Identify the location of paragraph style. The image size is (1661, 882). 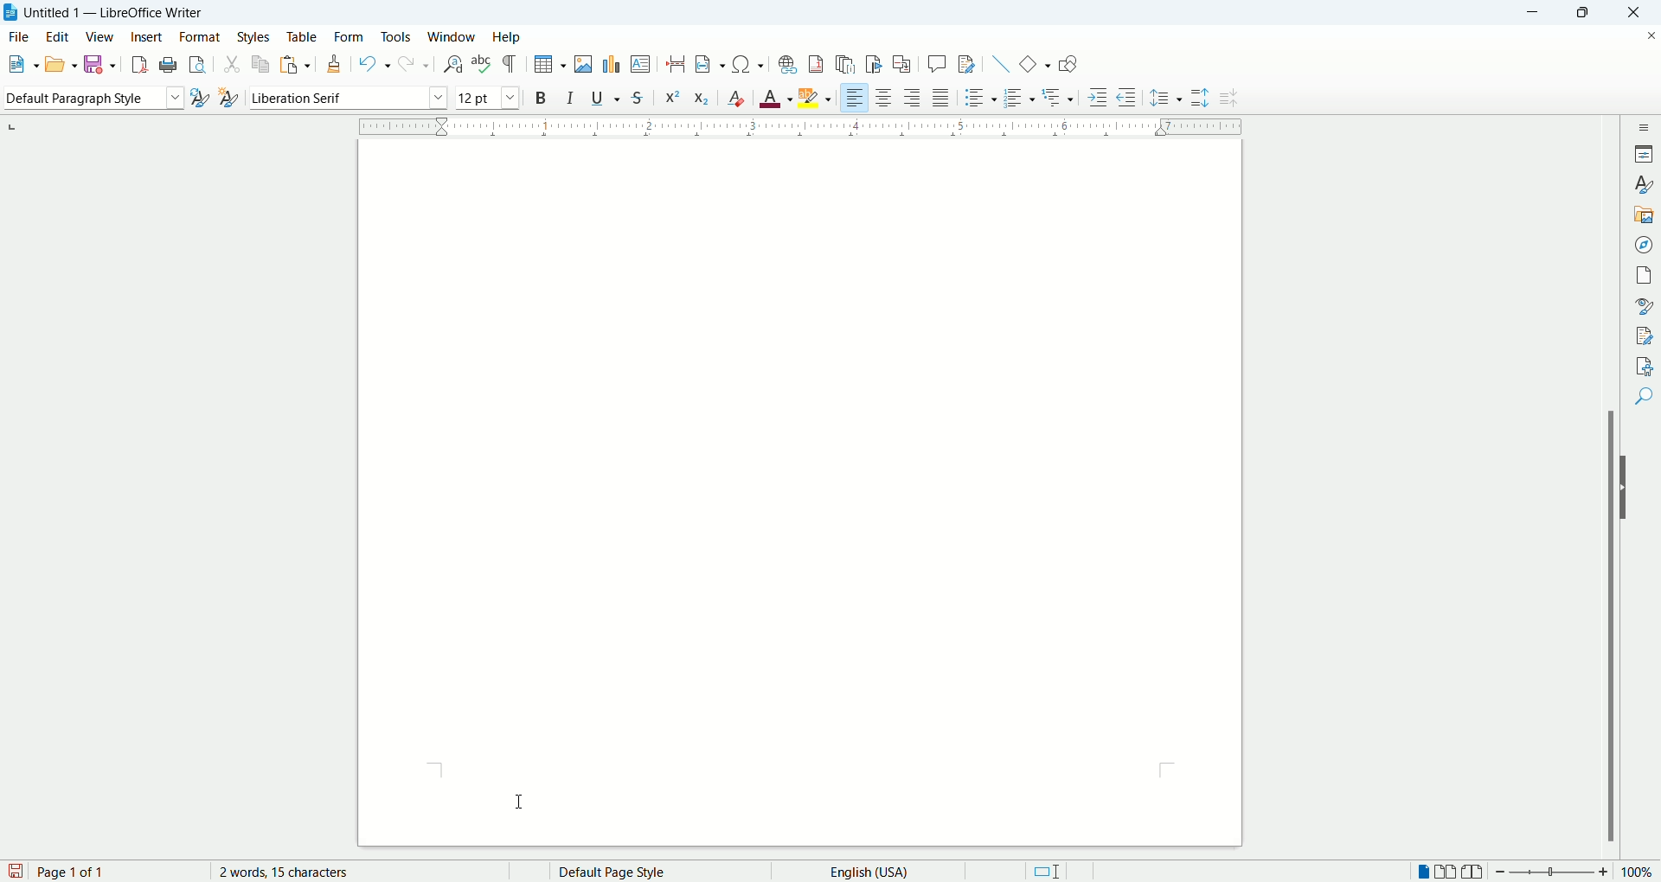
(90, 98).